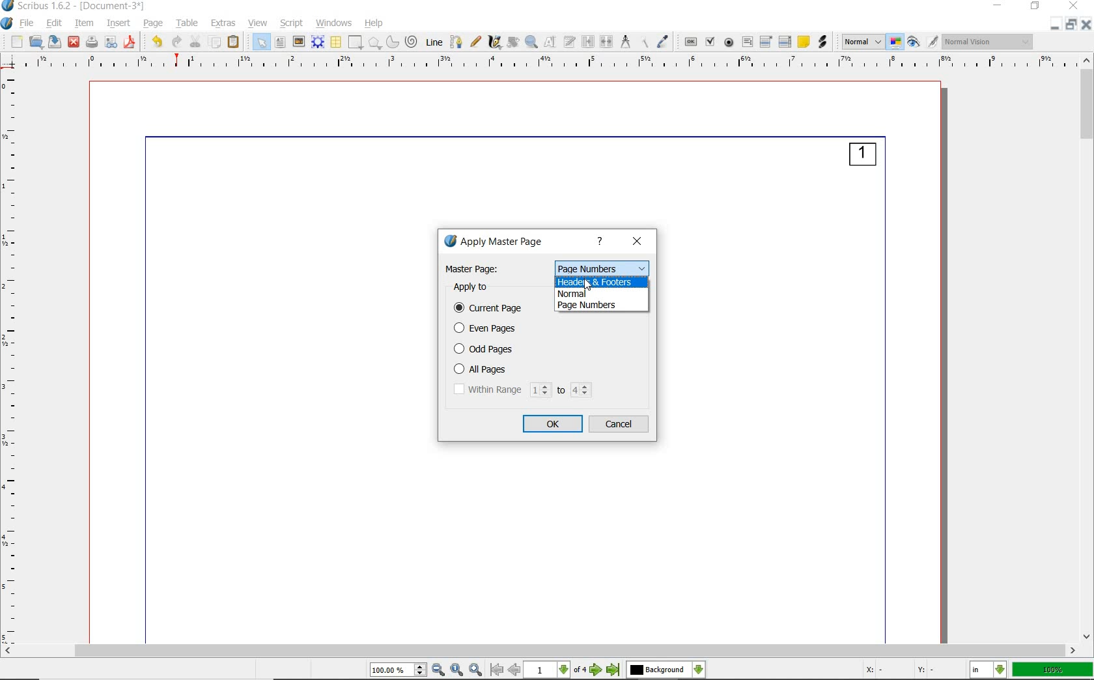  I want to click on script, so click(290, 24).